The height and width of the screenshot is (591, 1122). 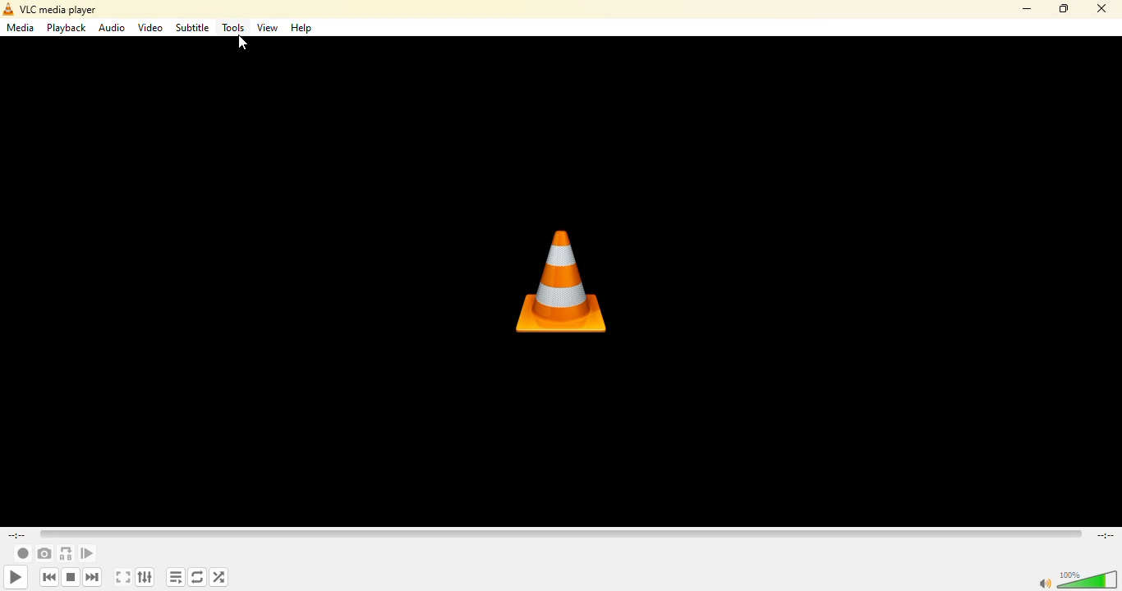 What do you see at coordinates (1106, 536) in the screenshot?
I see `remaining time` at bounding box center [1106, 536].